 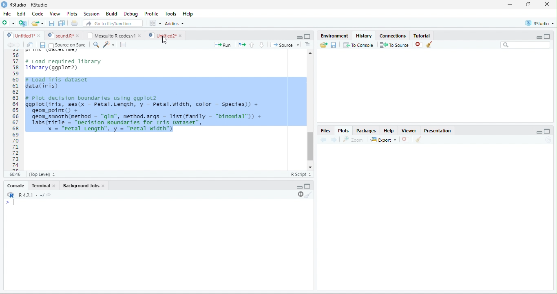 I want to click on scroll down, so click(x=310, y=167).